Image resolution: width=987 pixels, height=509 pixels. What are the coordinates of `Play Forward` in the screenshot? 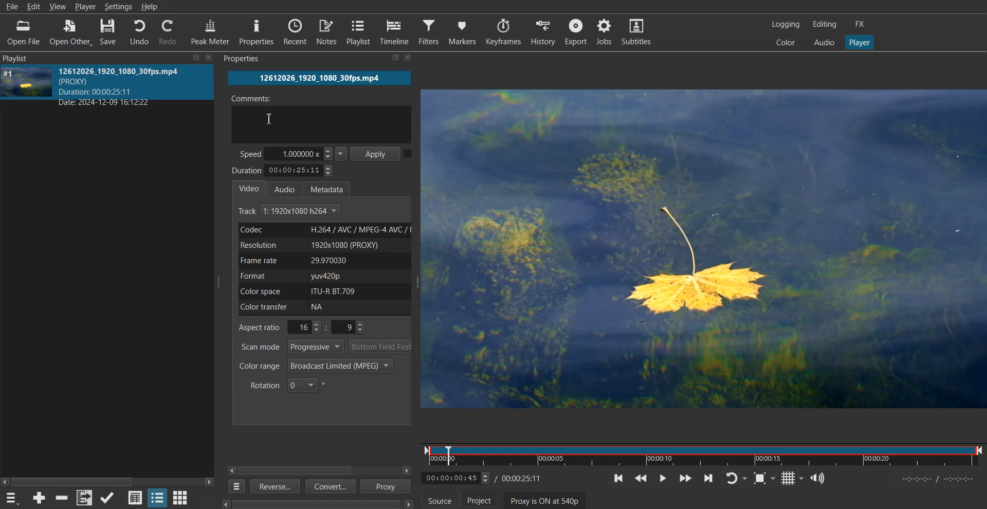 It's located at (685, 478).